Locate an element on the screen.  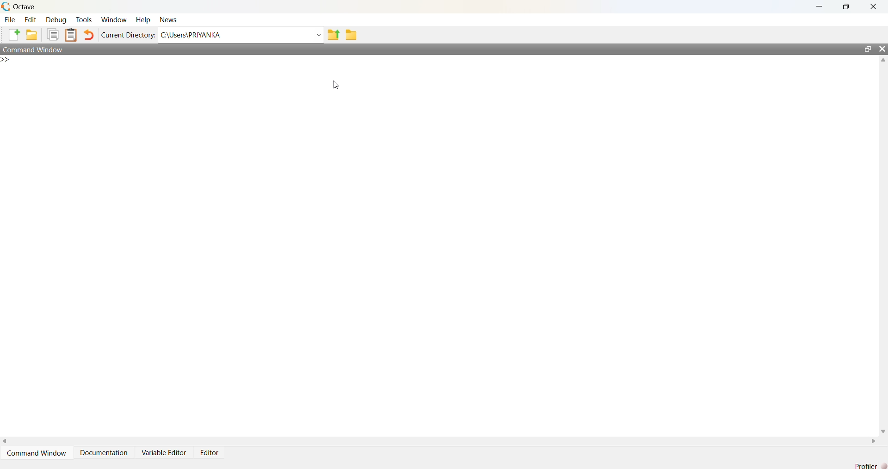
New script is located at coordinates (14, 35).